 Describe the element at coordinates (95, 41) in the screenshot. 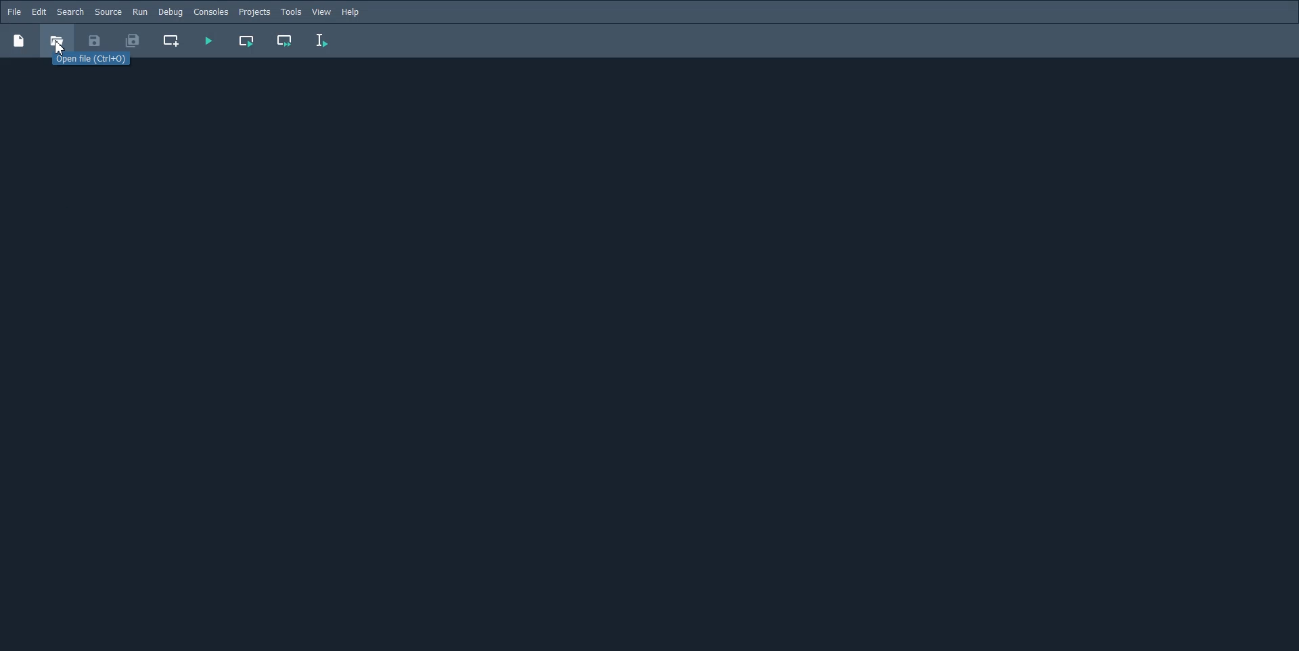

I see `Save File` at that location.